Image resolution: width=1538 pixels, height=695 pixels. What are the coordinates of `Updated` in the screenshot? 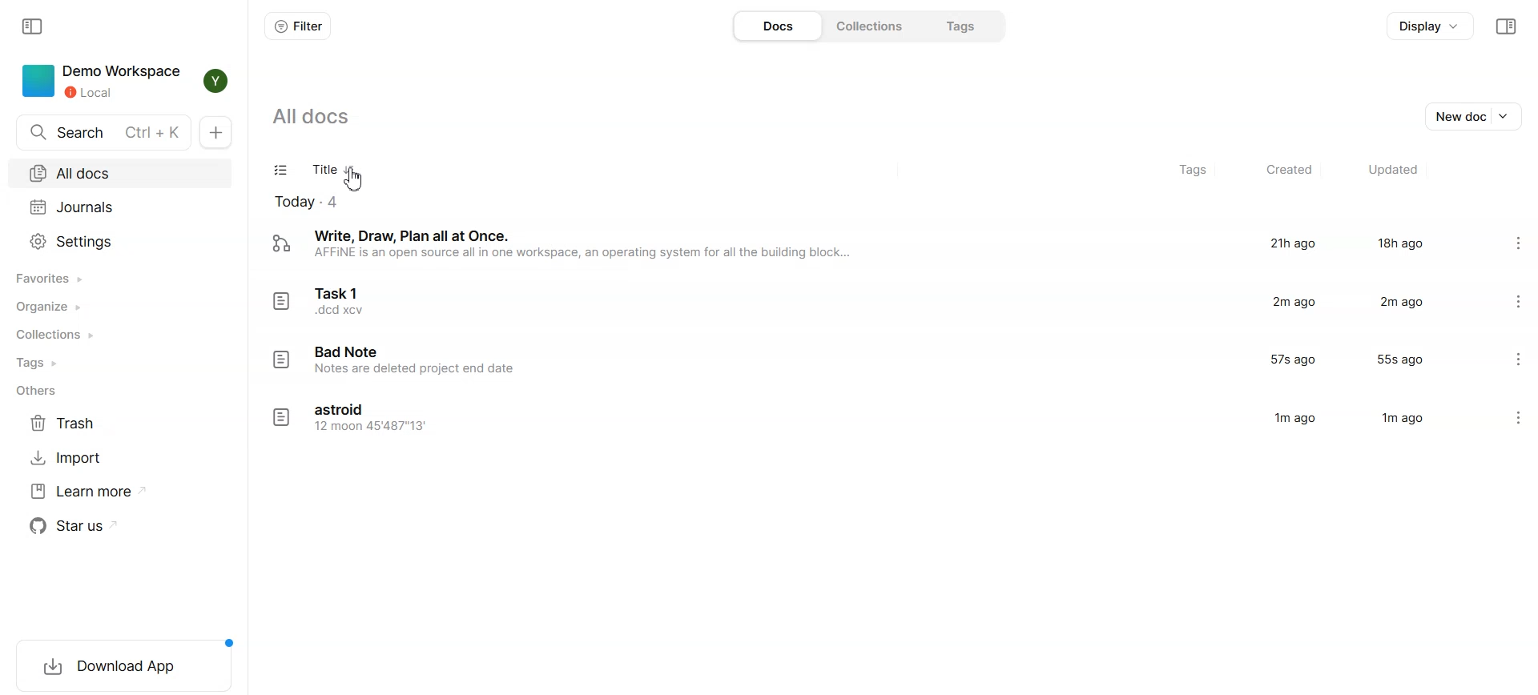 It's located at (1394, 170).